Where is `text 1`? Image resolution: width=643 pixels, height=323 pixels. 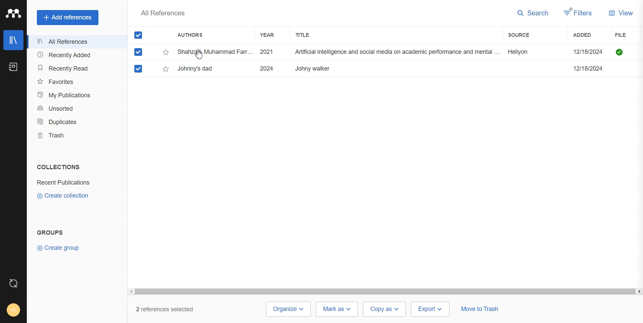 text 1 is located at coordinates (57, 167).